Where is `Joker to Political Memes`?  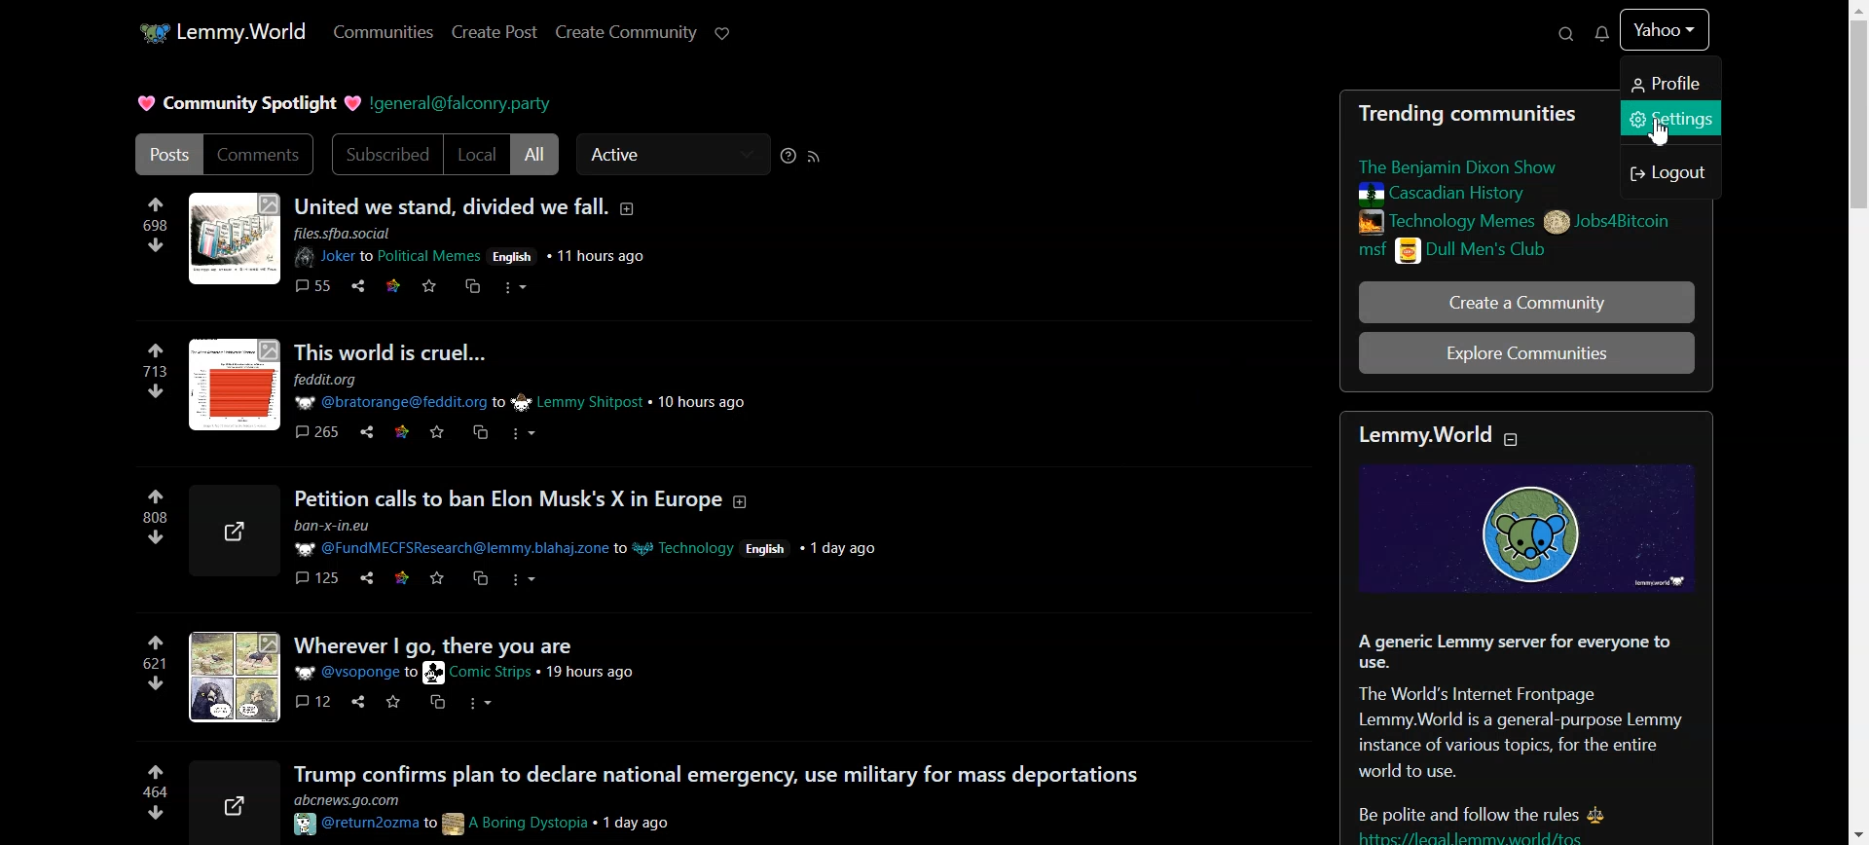
Joker to Political Memes is located at coordinates (384, 257).